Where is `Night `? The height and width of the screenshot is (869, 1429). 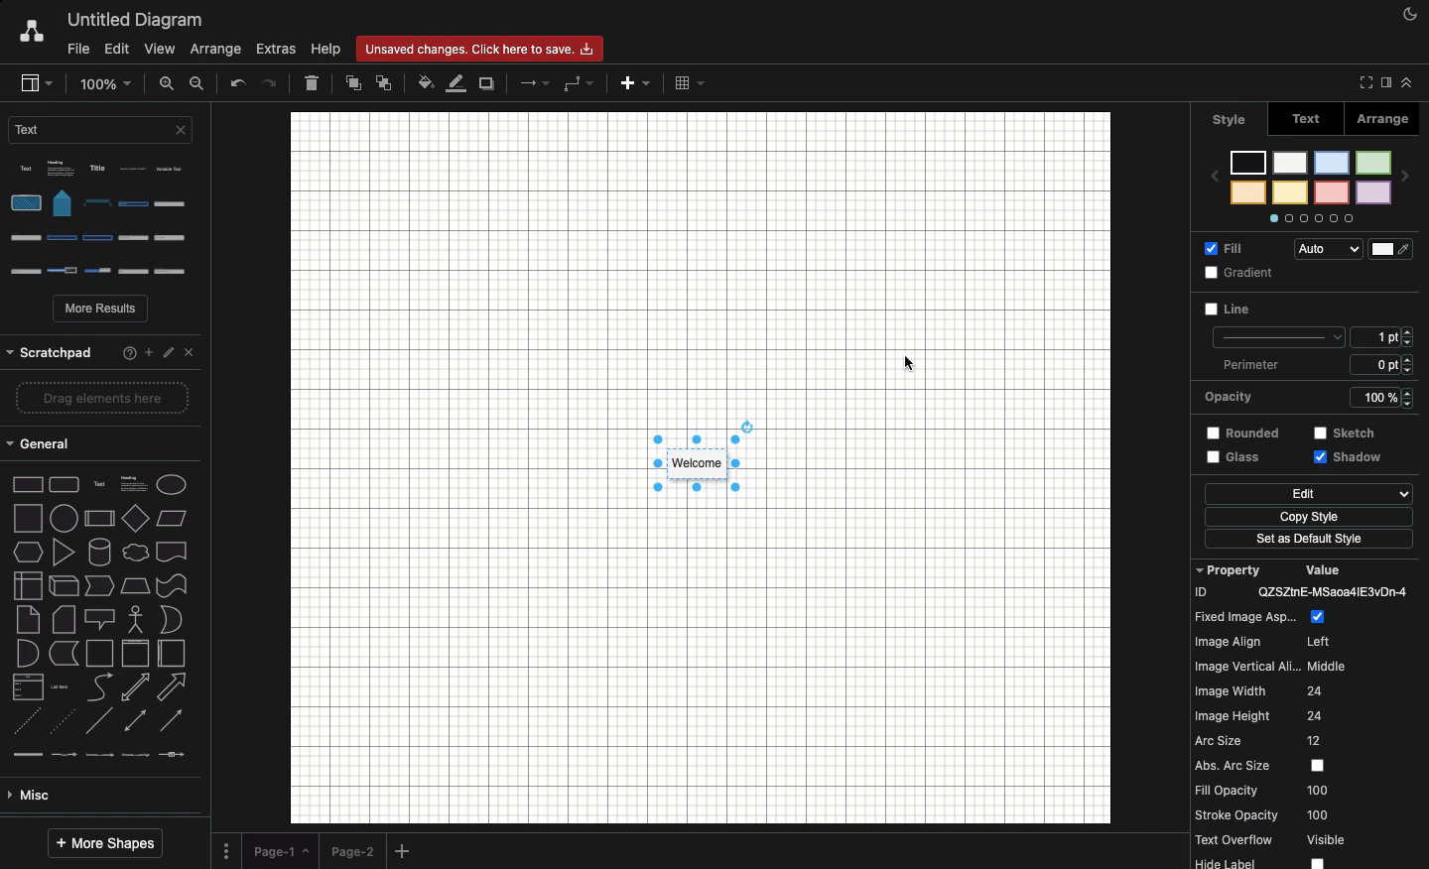
Night  is located at coordinates (1411, 13).